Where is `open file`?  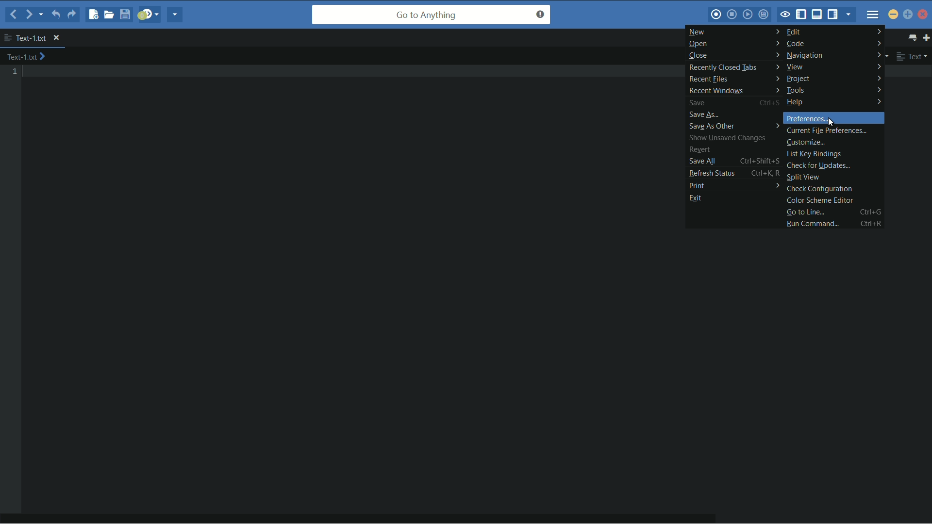 open file is located at coordinates (110, 14).